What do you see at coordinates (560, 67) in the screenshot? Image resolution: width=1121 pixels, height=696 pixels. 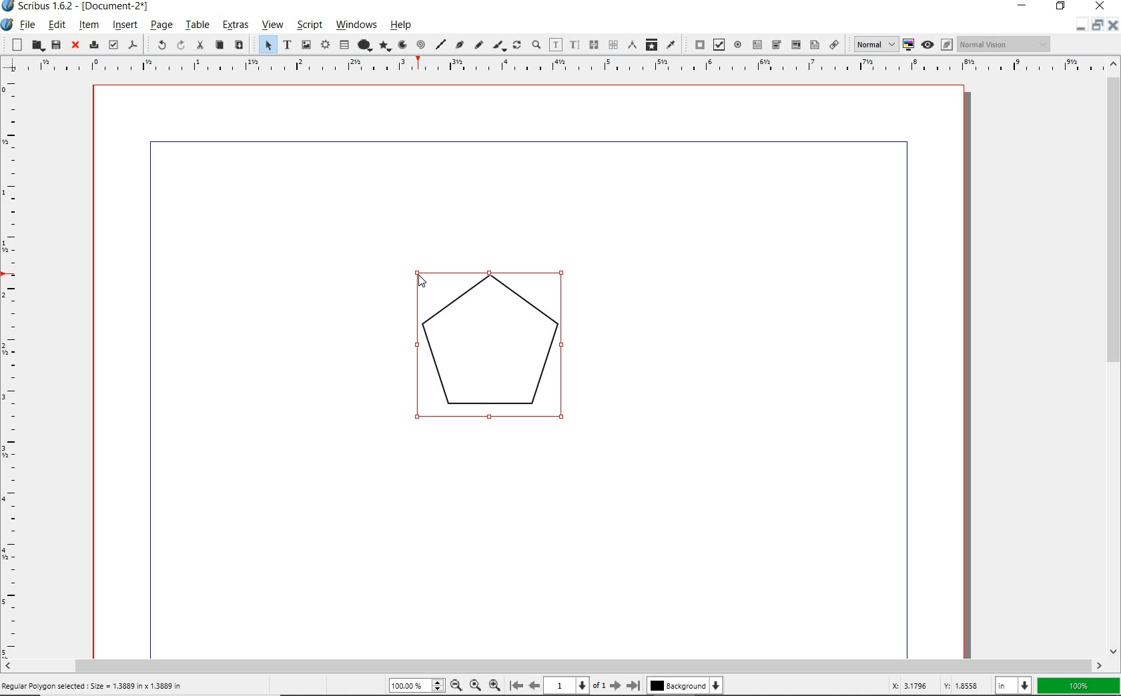 I see `ruler` at bounding box center [560, 67].